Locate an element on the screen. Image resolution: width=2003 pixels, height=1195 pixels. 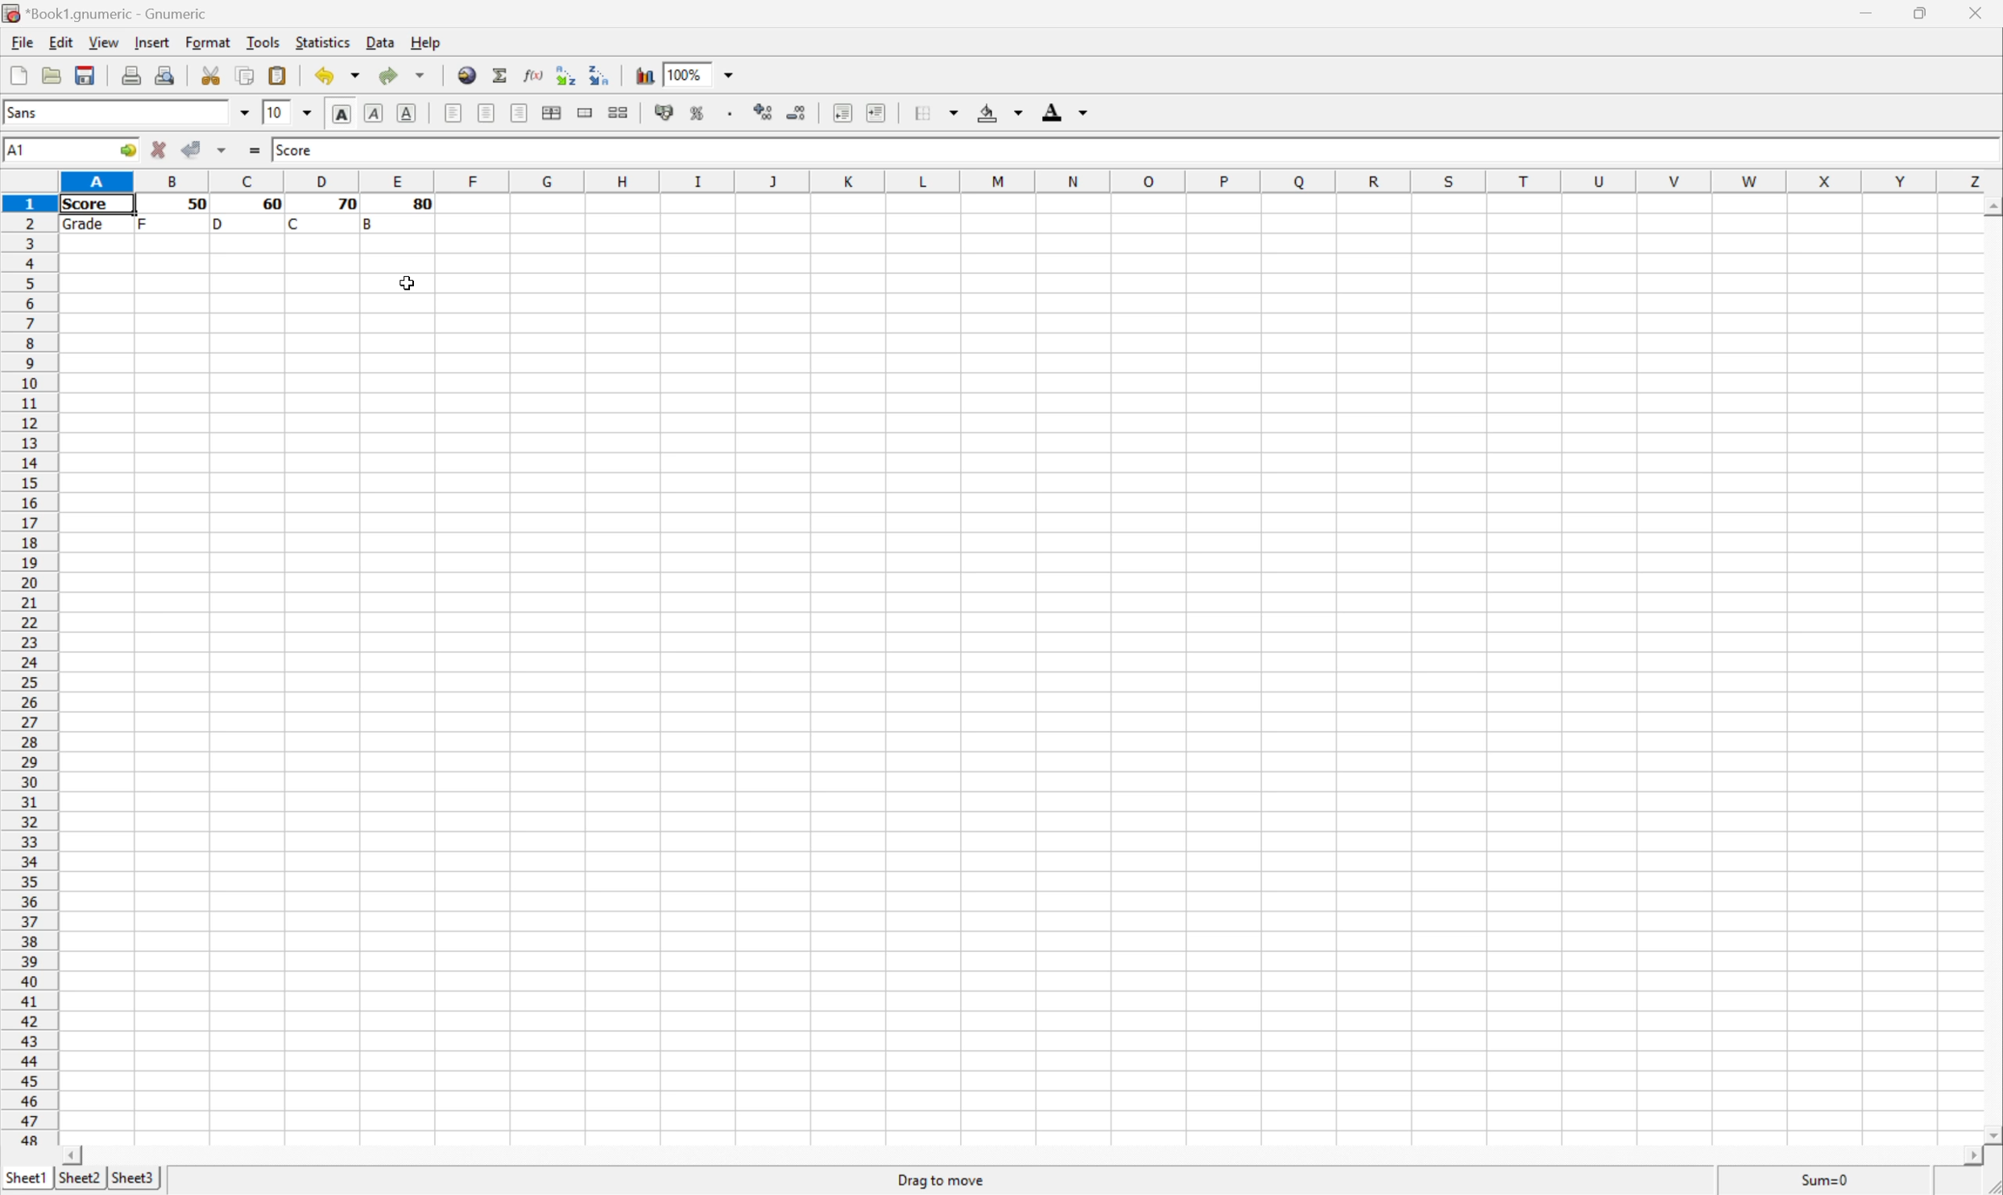
Grade is located at coordinates (88, 226).